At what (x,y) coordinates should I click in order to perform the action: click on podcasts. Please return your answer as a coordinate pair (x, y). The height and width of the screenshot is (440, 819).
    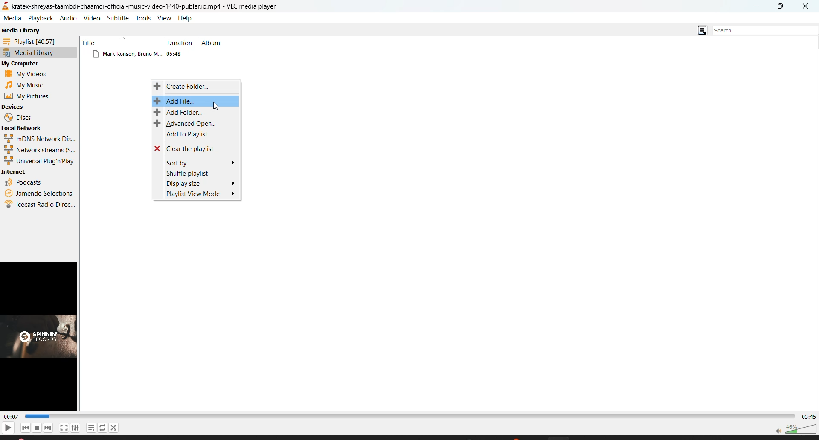
    Looking at the image, I should click on (23, 182).